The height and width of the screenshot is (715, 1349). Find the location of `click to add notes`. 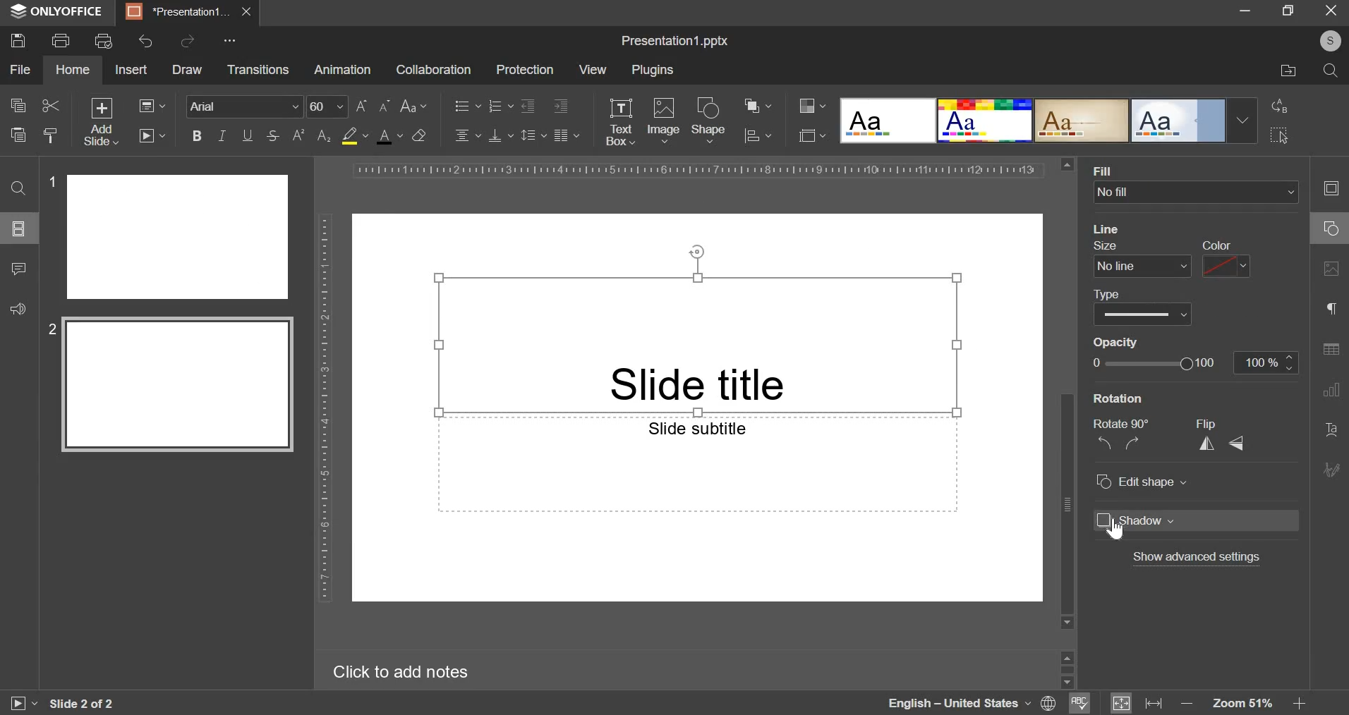

click to add notes is located at coordinates (411, 671).